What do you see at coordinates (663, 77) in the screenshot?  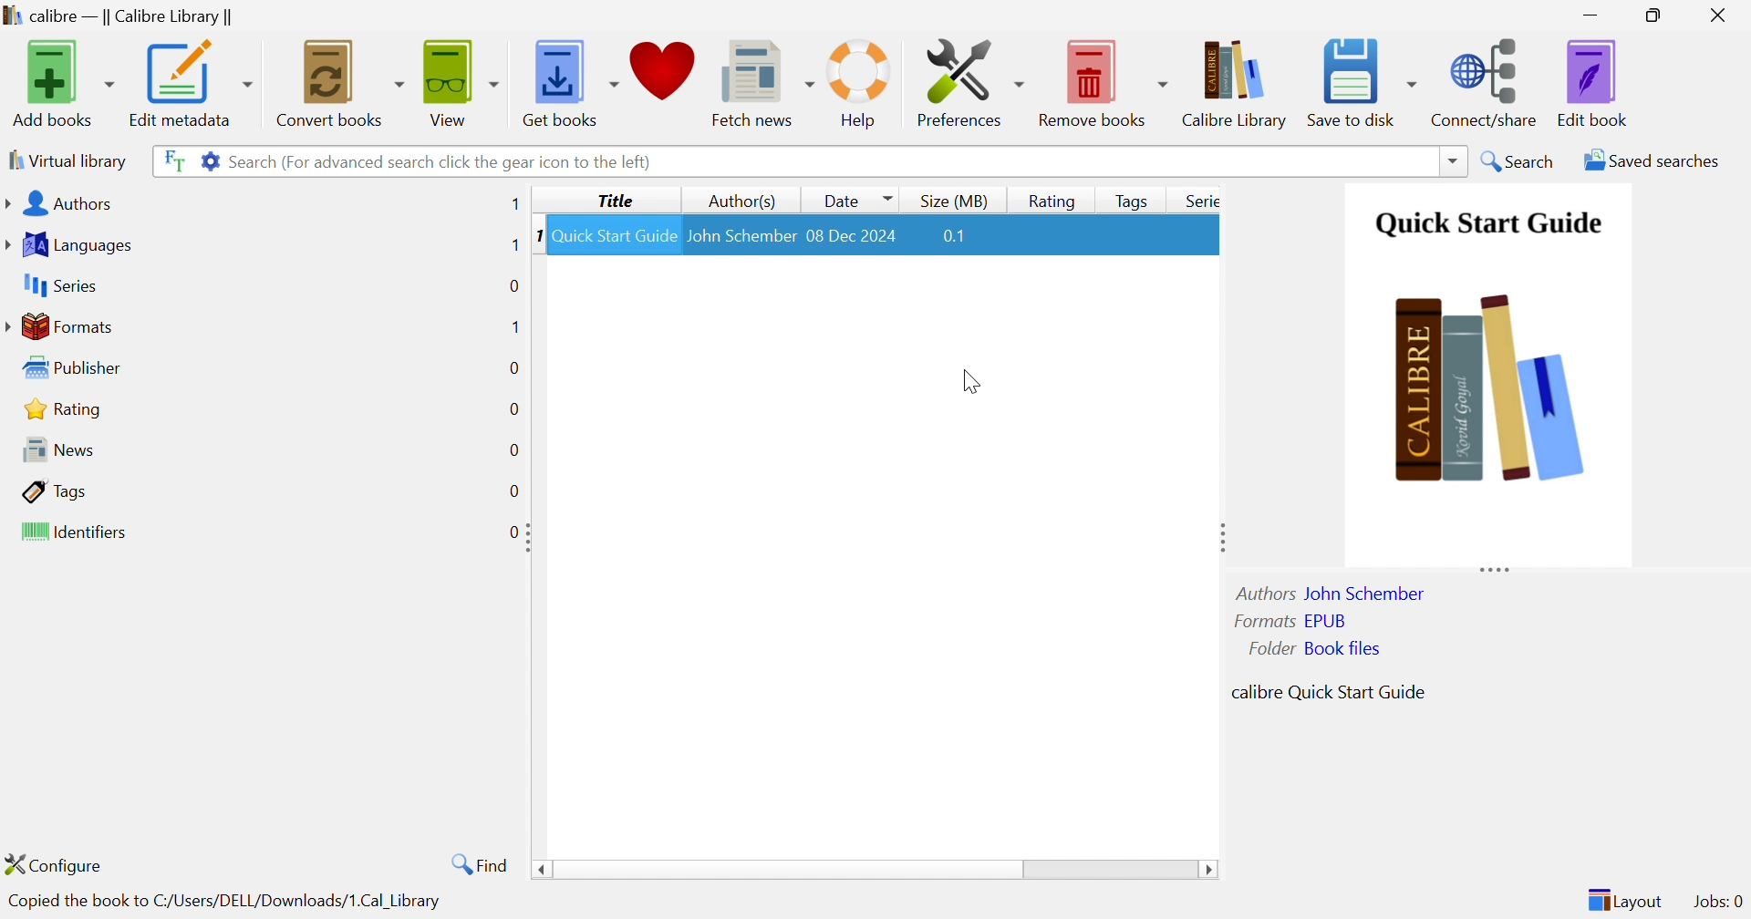 I see `Donate to support Calibre` at bounding box center [663, 77].